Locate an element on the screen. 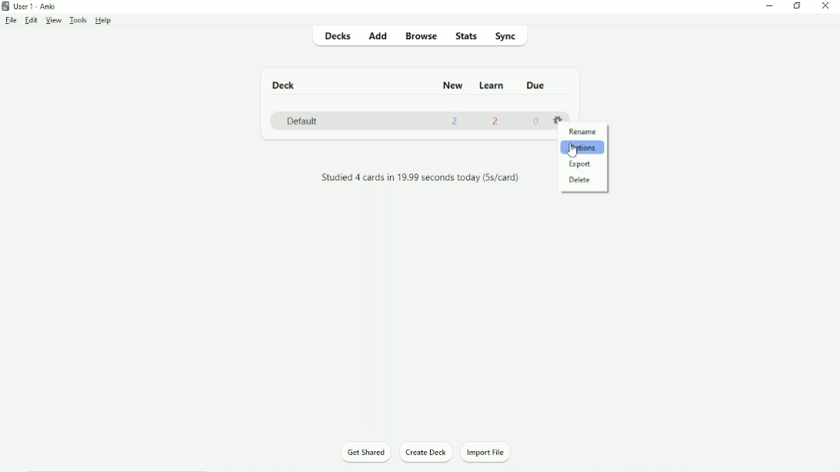 The width and height of the screenshot is (840, 472). Studied 4 cards in 19.99 seconds today (5s/card) is located at coordinates (422, 178).